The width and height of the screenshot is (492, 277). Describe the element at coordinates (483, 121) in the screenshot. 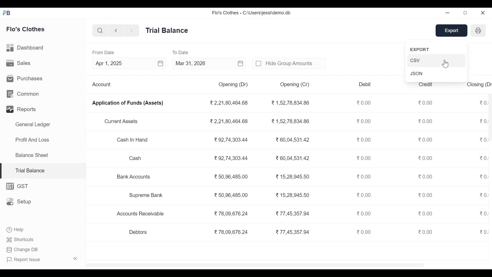

I see `0.00` at that location.